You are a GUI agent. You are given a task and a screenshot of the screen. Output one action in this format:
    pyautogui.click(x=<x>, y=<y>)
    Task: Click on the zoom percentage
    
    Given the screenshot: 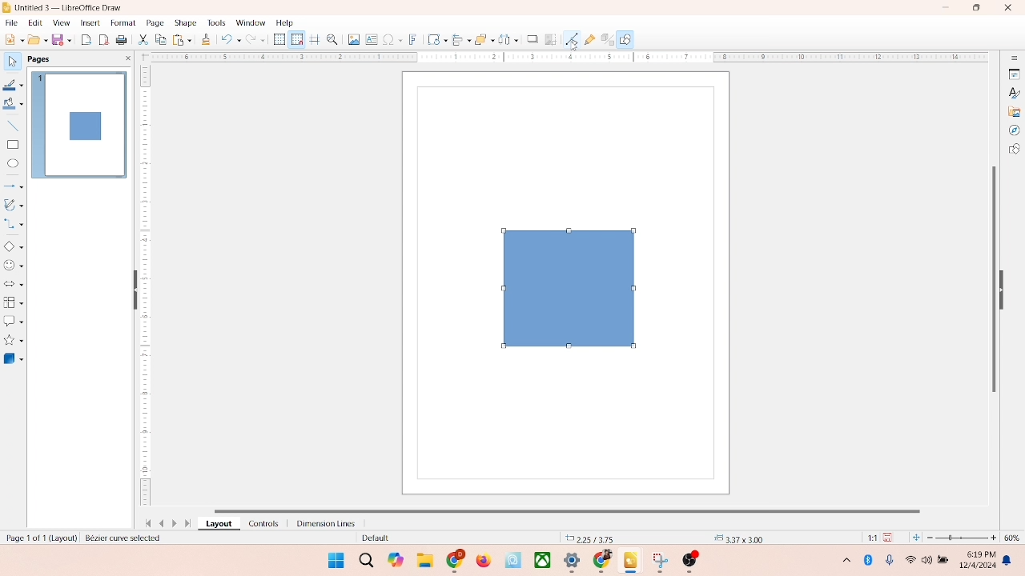 What is the action you would take?
    pyautogui.click(x=1015, y=538)
    